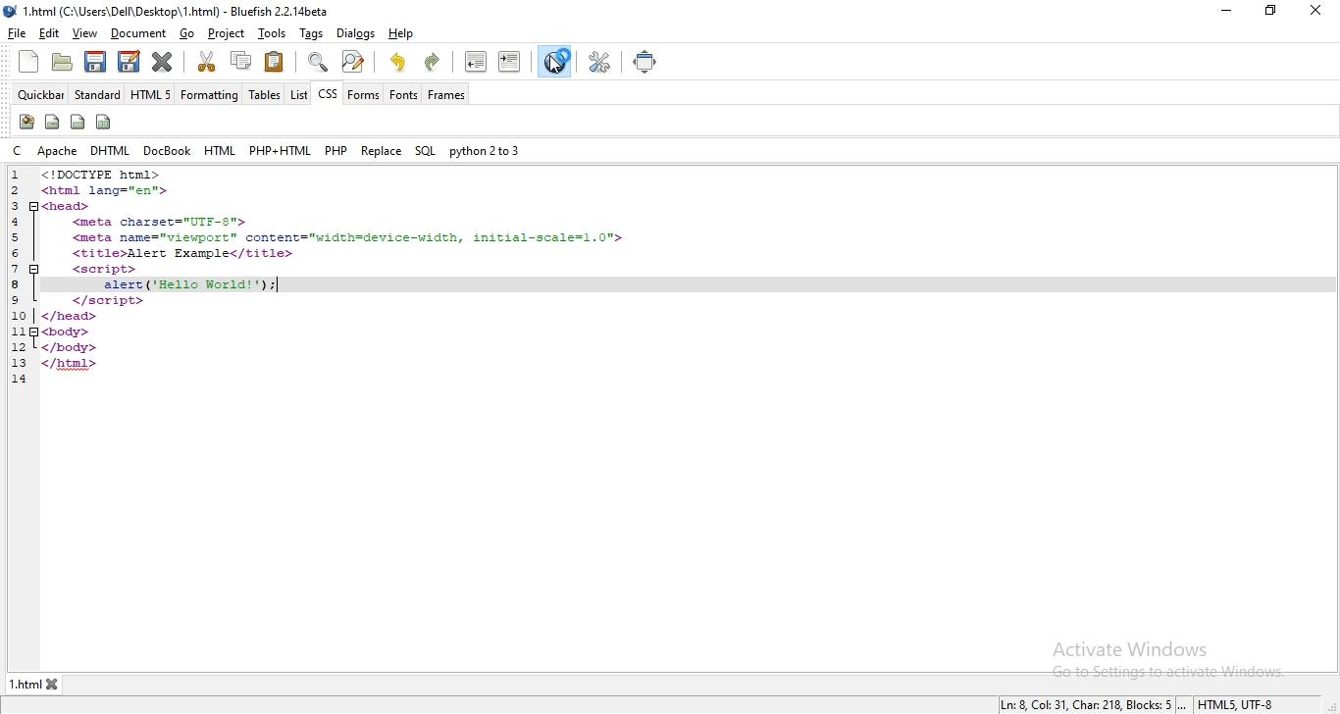 Image resolution: width=1340 pixels, height=714 pixels. I want to click on 12, so click(22, 347).